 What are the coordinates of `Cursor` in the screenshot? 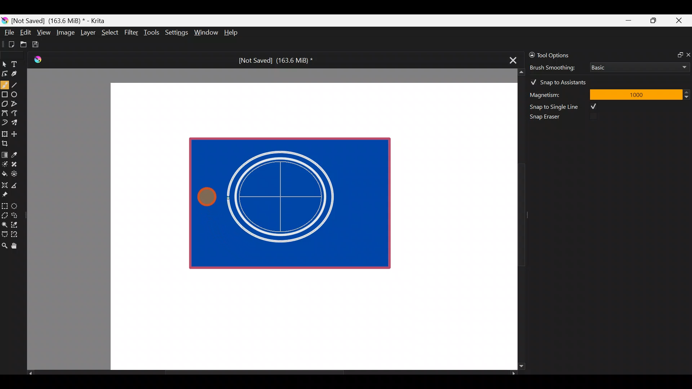 It's located at (205, 196).